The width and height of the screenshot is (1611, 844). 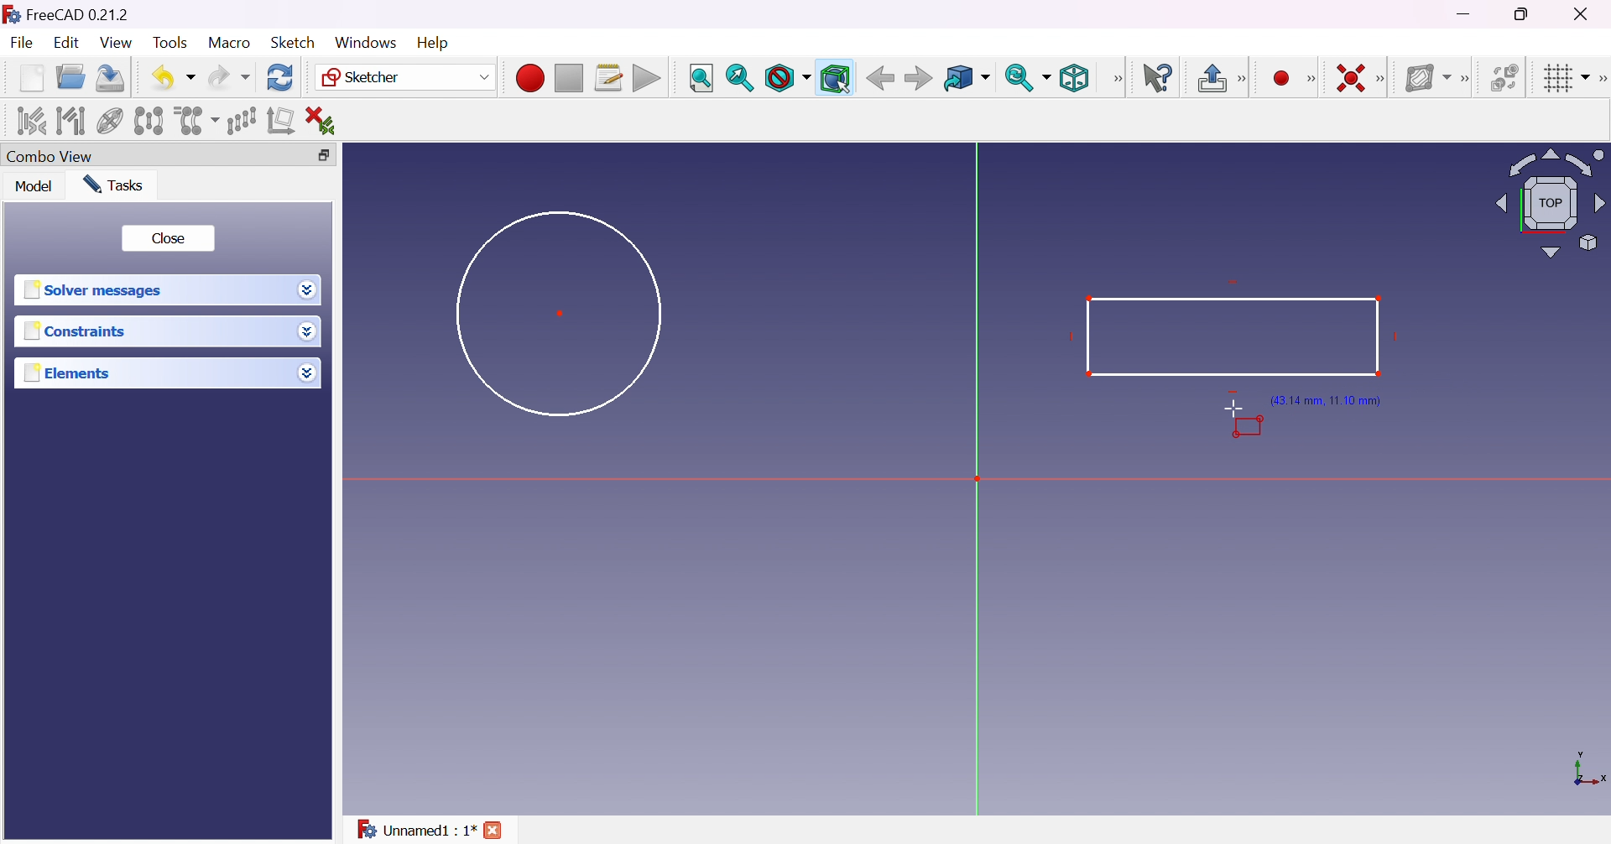 I want to click on Switch virtual space, so click(x=1508, y=77).